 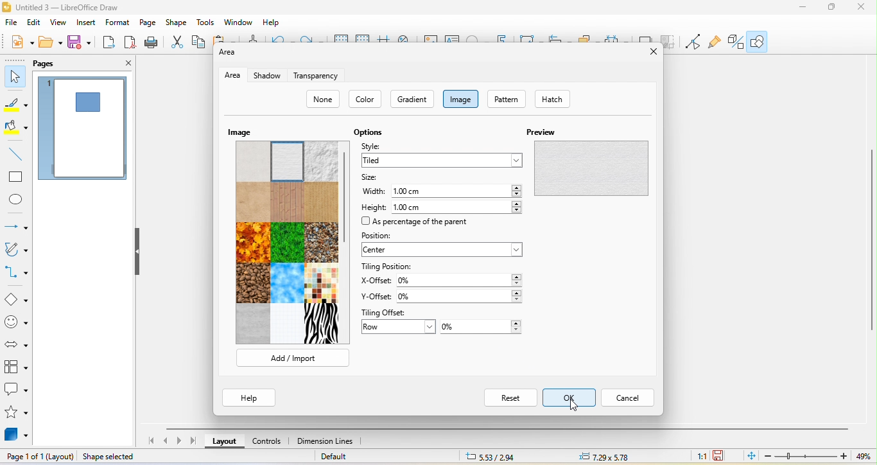 What do you see at coordinates (176, 42) in the screenshot?
I see `cut` at bounding box center [176, 42].